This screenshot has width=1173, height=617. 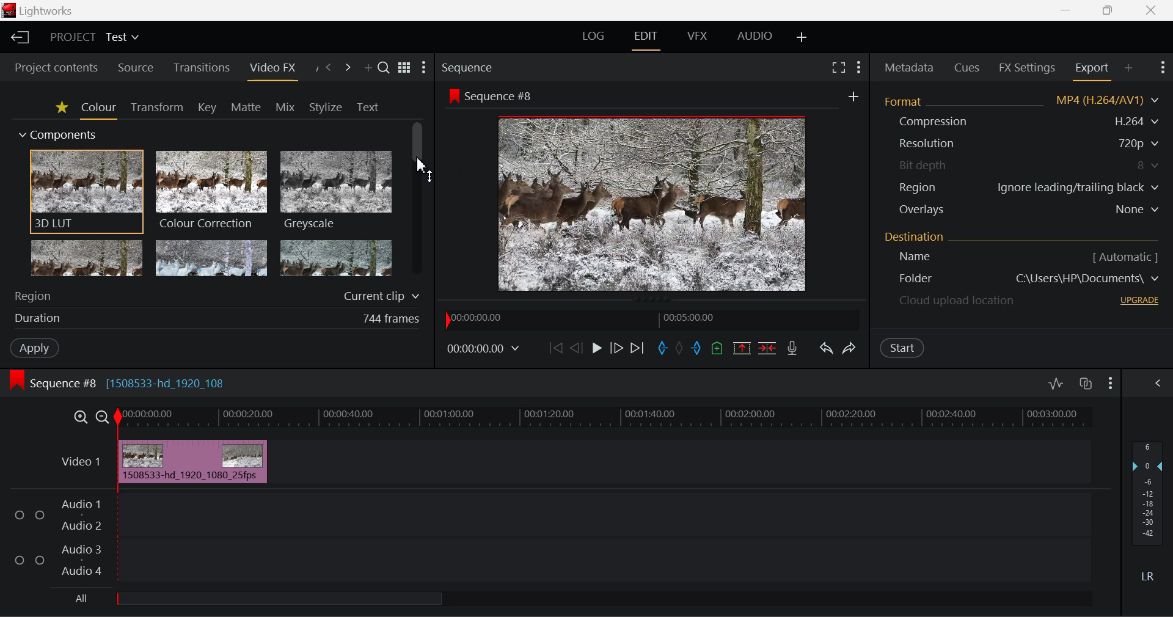 What do you see at coordinates (1101, 100) in the screenshot?
I see `MP4 (H.264/AV1) ` at bounding box center [1101, 100].